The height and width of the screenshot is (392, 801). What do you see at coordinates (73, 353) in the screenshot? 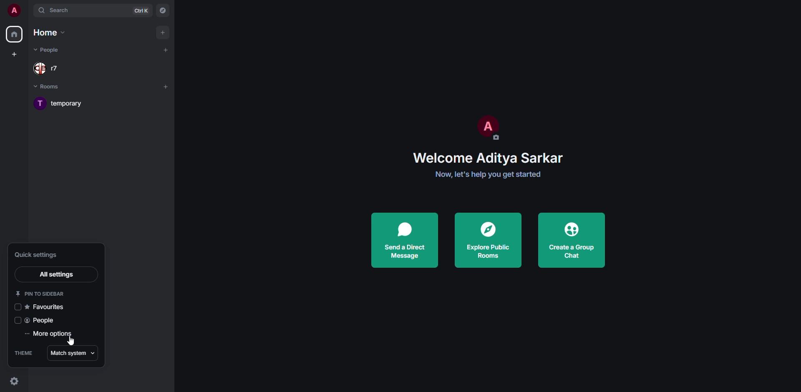
I see `match system` at bounding box center [73, 353].